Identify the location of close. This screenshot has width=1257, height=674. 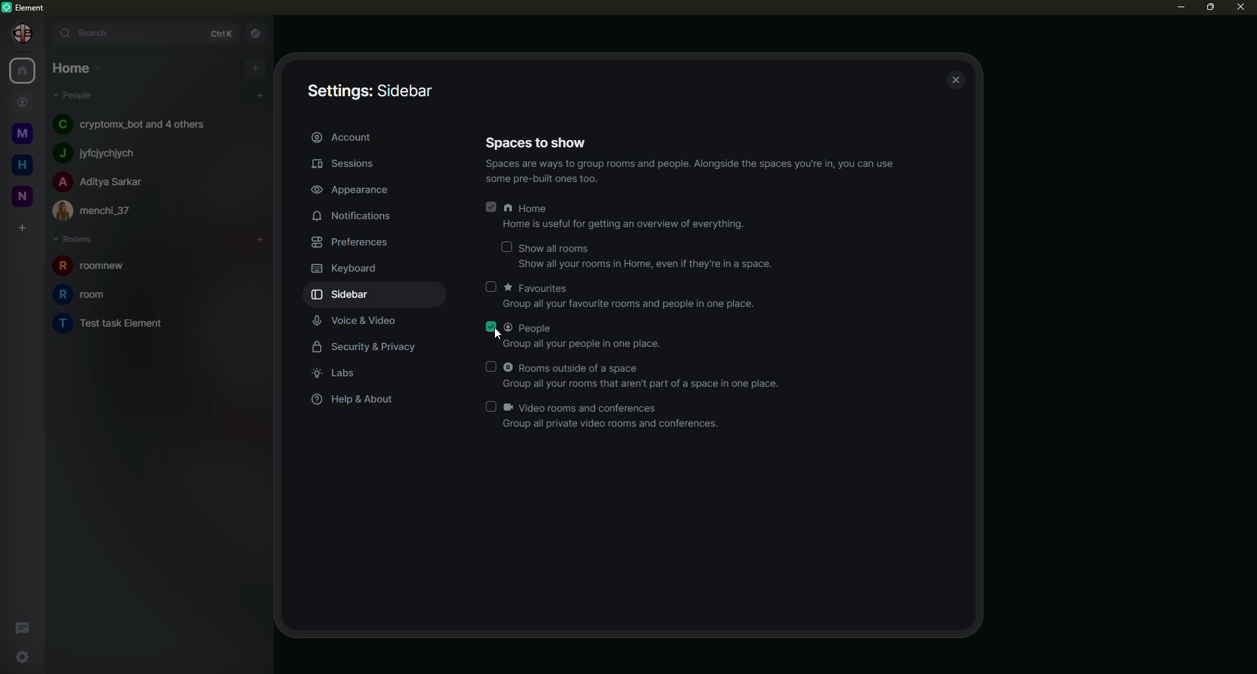
(1240, 8).